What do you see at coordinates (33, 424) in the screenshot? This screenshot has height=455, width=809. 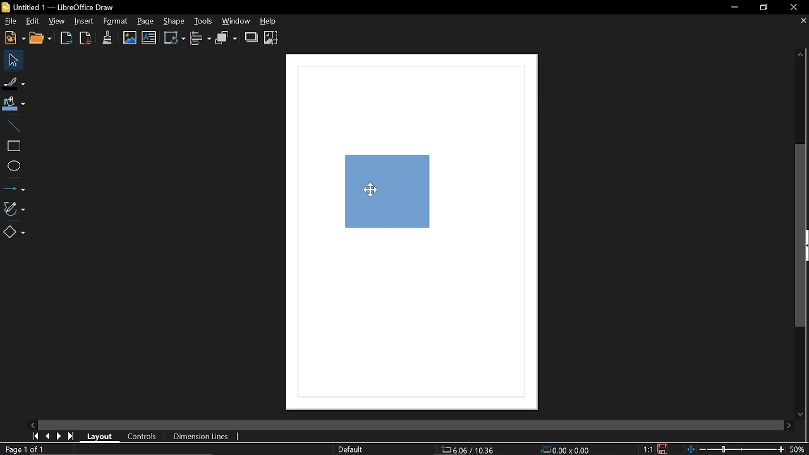 I see `Move left` at bounding box center [33, 424].